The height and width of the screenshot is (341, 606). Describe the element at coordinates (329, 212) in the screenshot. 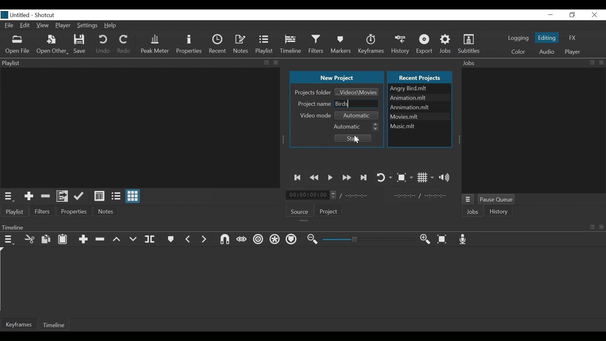

I see `Project` at that location.